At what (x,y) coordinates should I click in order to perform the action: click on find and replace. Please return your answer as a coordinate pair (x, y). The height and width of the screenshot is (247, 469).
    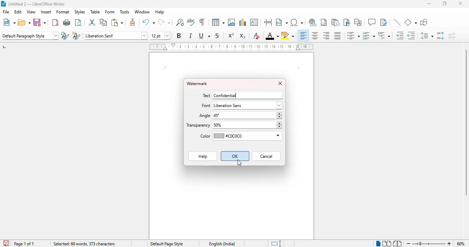
    Looking at the image, I should click on (180, 22).